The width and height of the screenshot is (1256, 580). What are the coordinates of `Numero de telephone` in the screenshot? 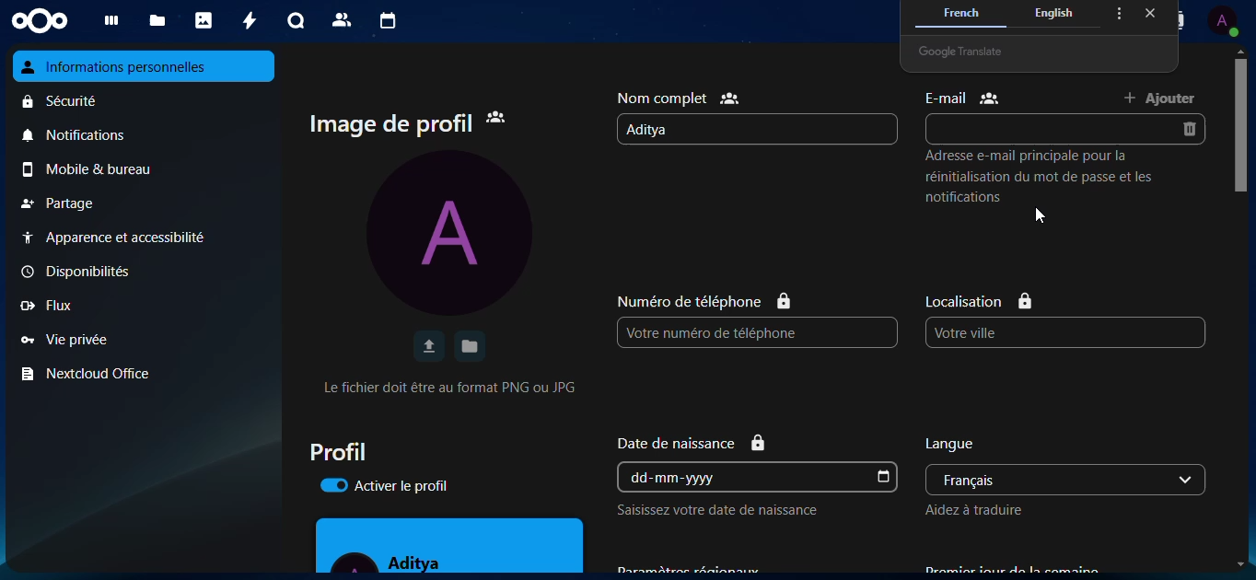 It's located at (704, 301).